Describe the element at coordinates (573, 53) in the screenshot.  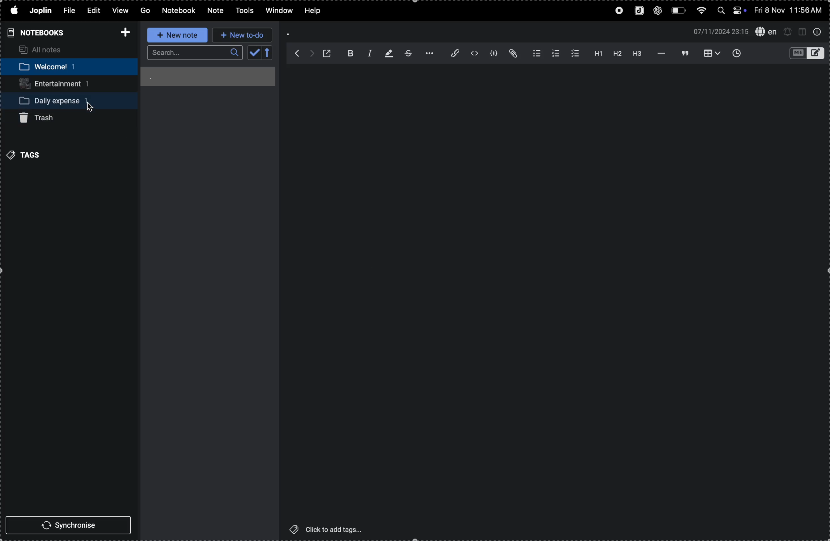
I see `checklist` at that location.